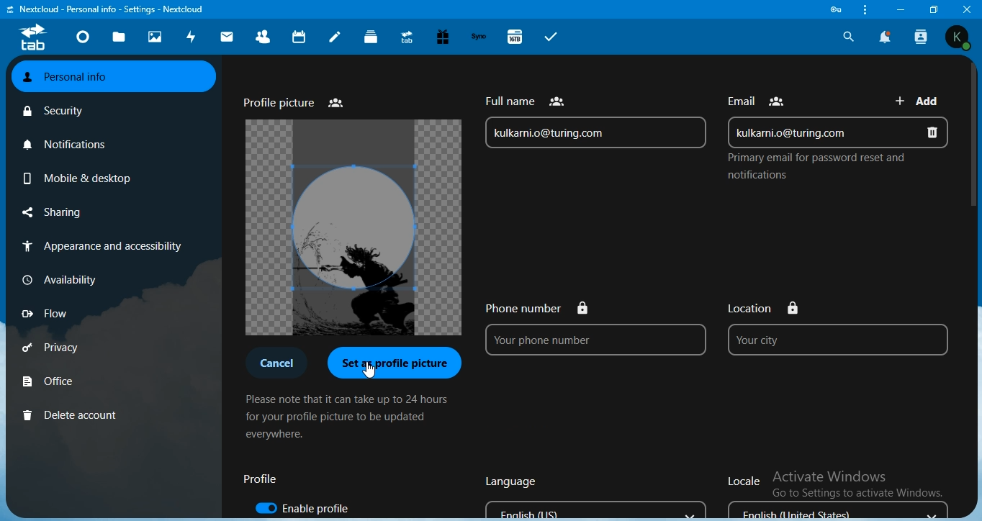 This screenshot has width=982, height=521. I want to click on upgrade, so click(407, 37).